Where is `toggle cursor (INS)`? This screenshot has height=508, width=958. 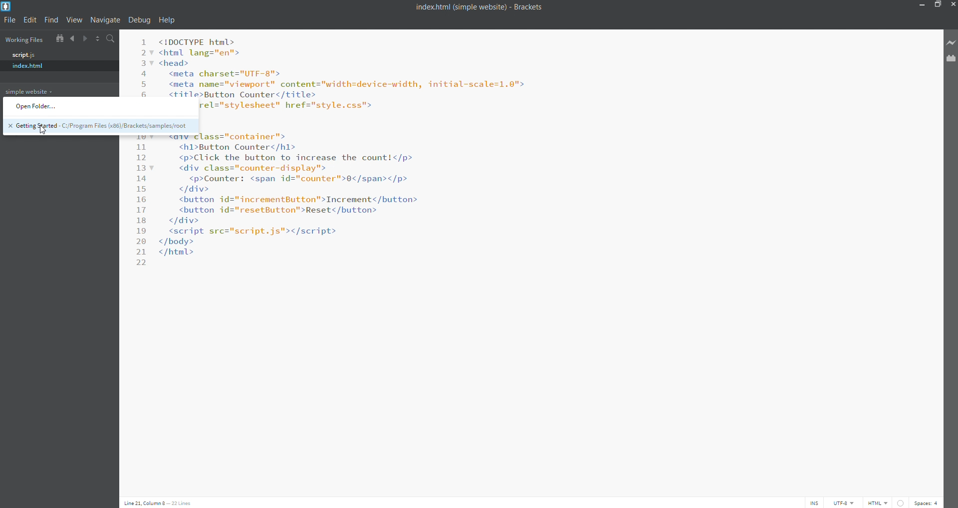 toggle cursor (INS) is located at coordinates (814, 502).